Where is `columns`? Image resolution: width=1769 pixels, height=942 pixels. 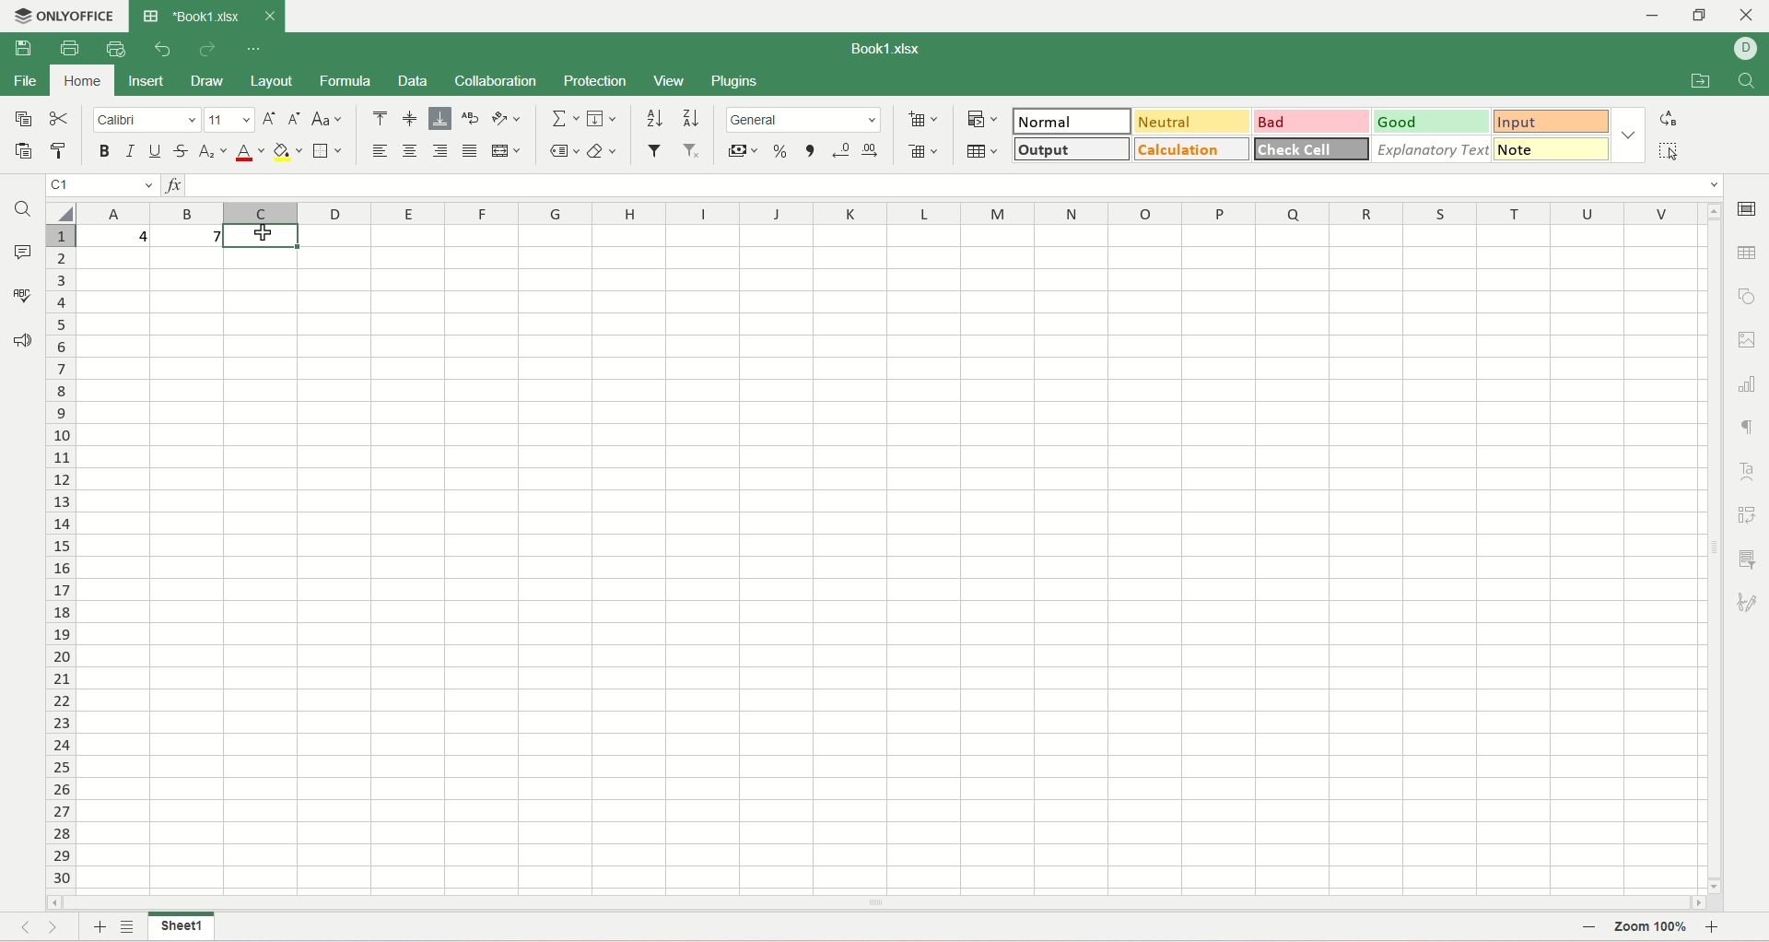 columns is located at coordinates (891, 213).